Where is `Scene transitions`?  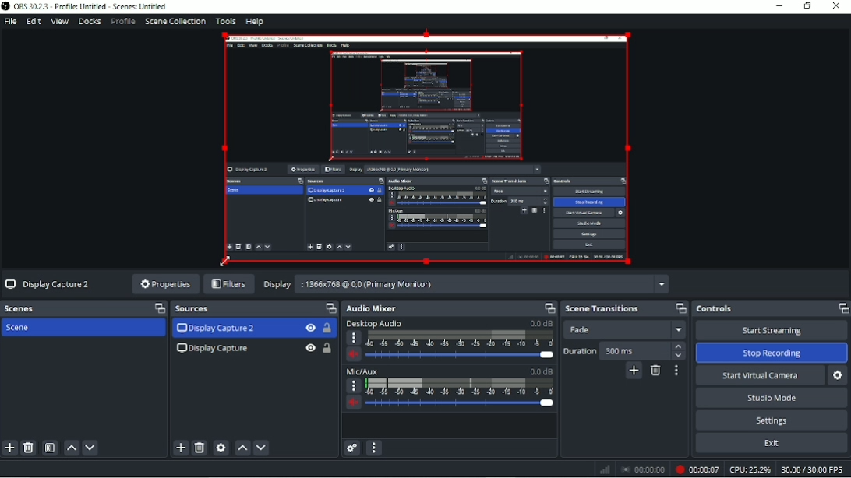 Scene transitions is located at coordinates (603, 309).